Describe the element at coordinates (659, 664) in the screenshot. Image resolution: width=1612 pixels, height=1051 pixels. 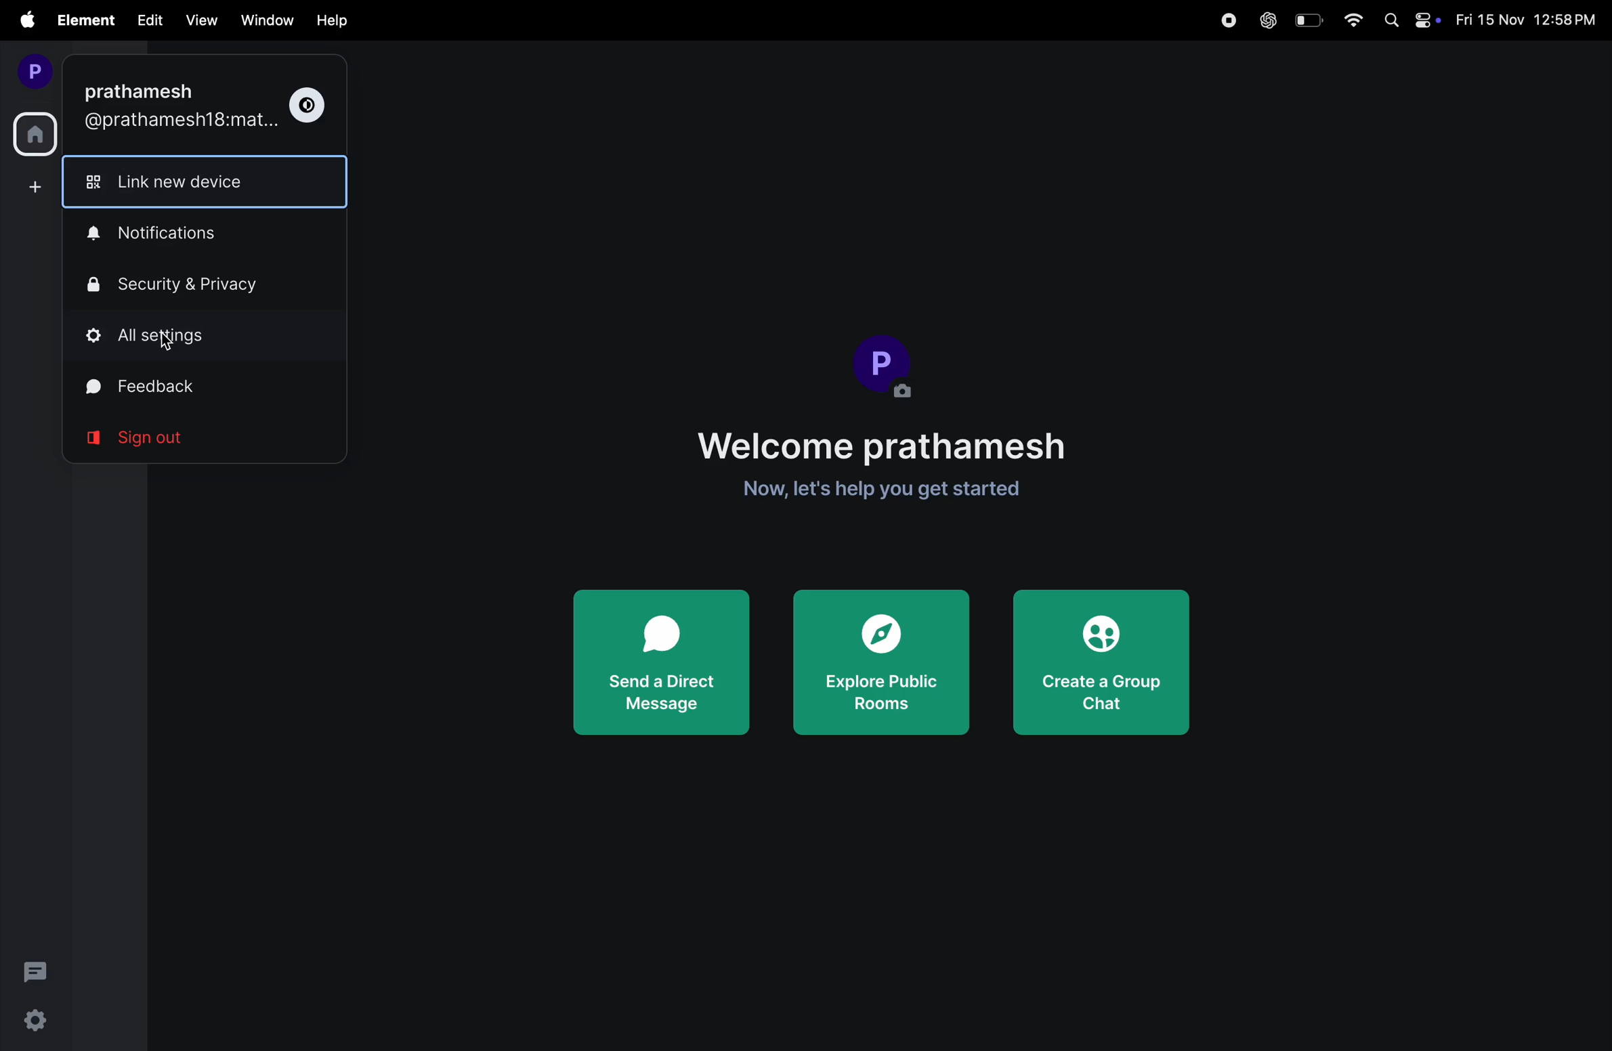
I see `Send direct message` at that location.